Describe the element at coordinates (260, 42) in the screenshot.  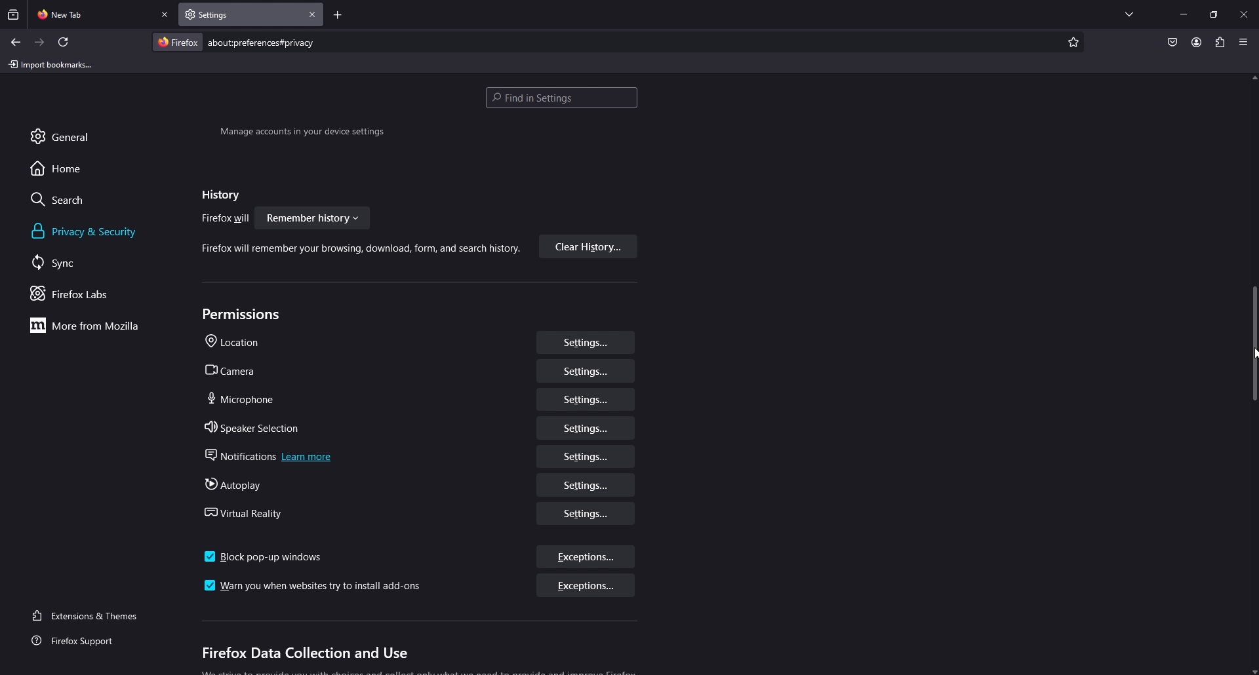
I see `search bar: about preferences#privacy` at that location.